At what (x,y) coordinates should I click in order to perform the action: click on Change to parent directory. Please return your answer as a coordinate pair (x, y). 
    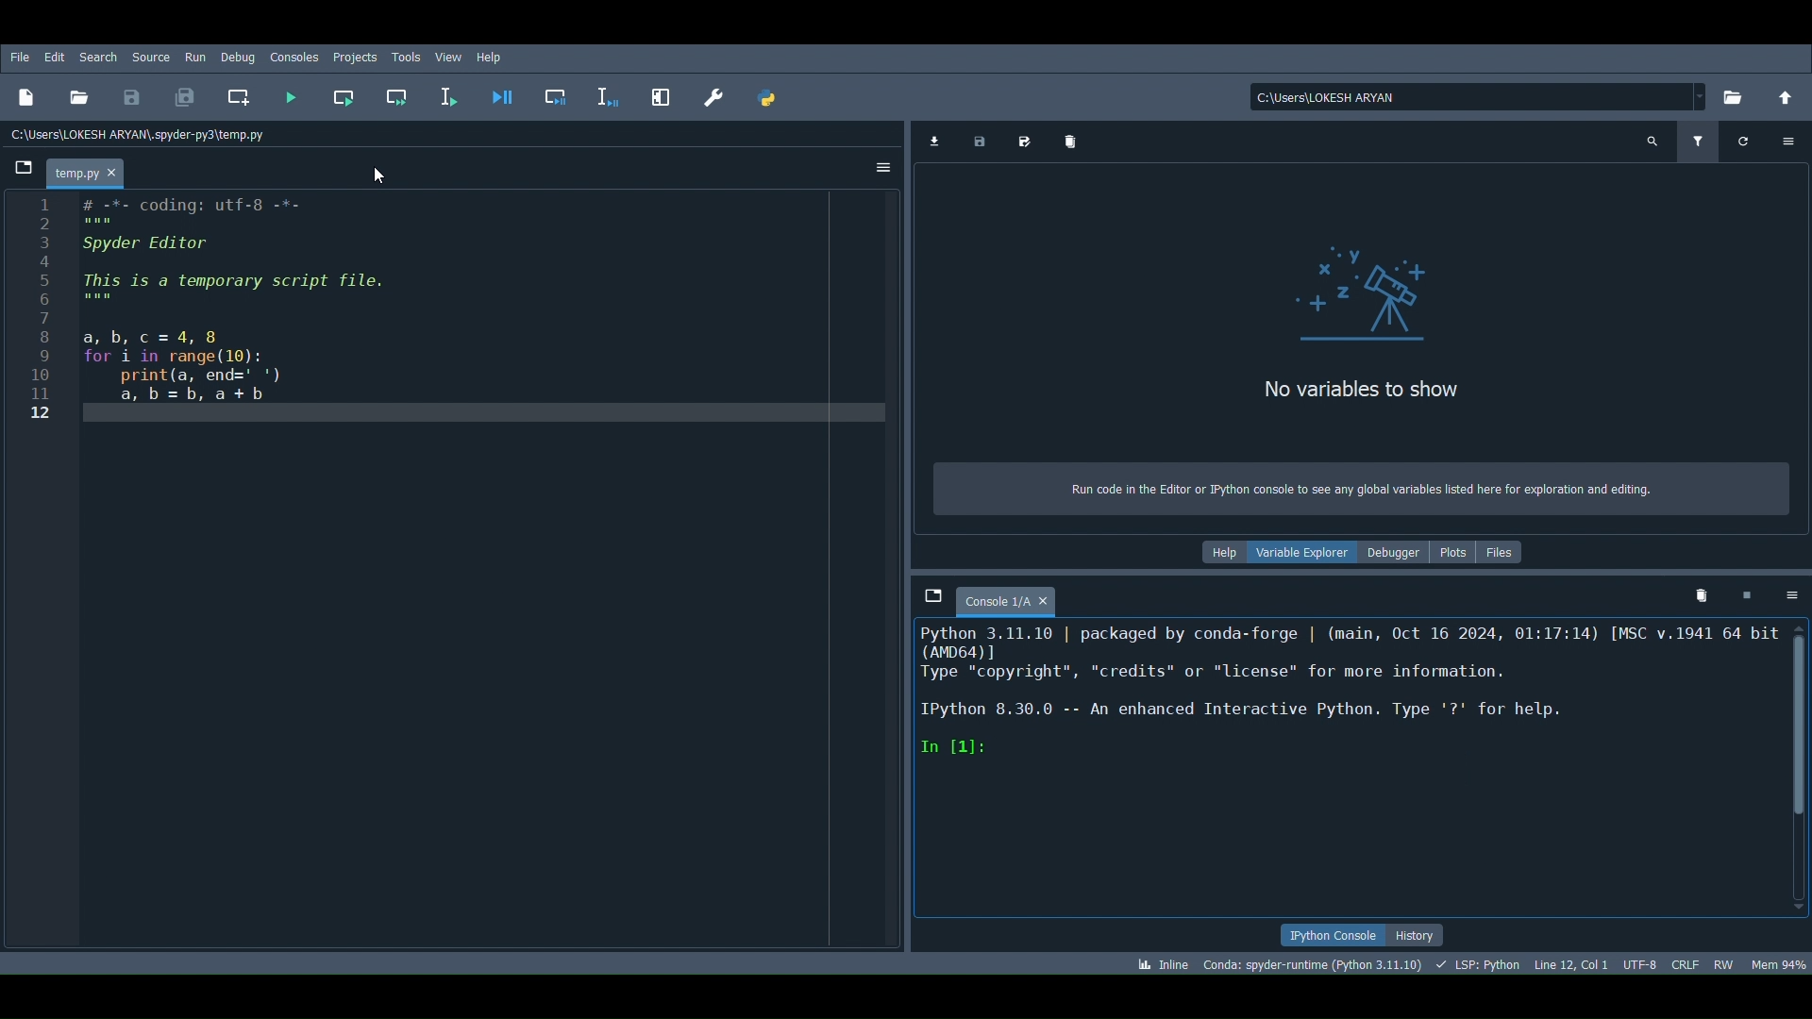
    Looking at the image, I should click on (1789, 95).